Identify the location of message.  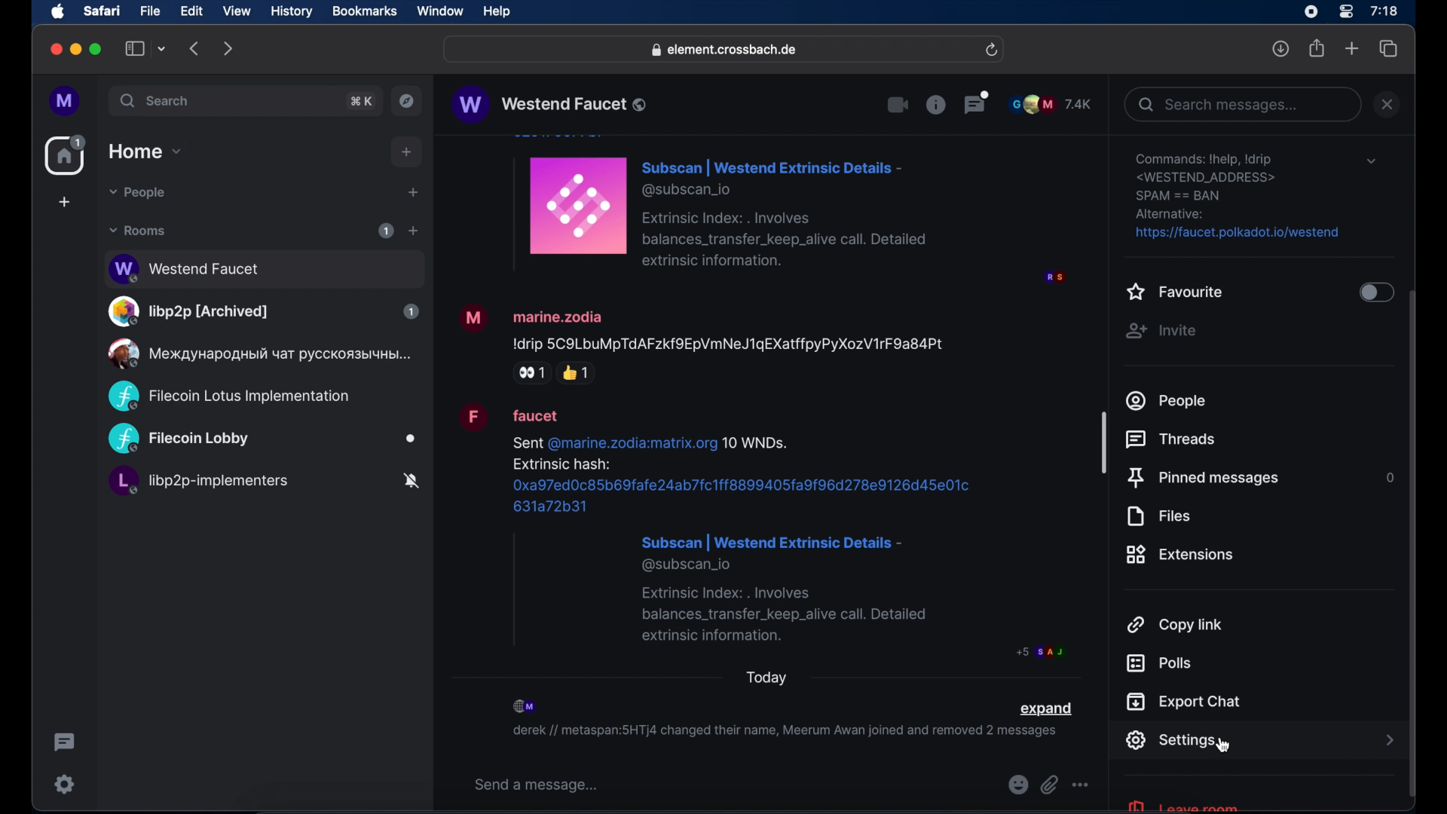
(786, 210).